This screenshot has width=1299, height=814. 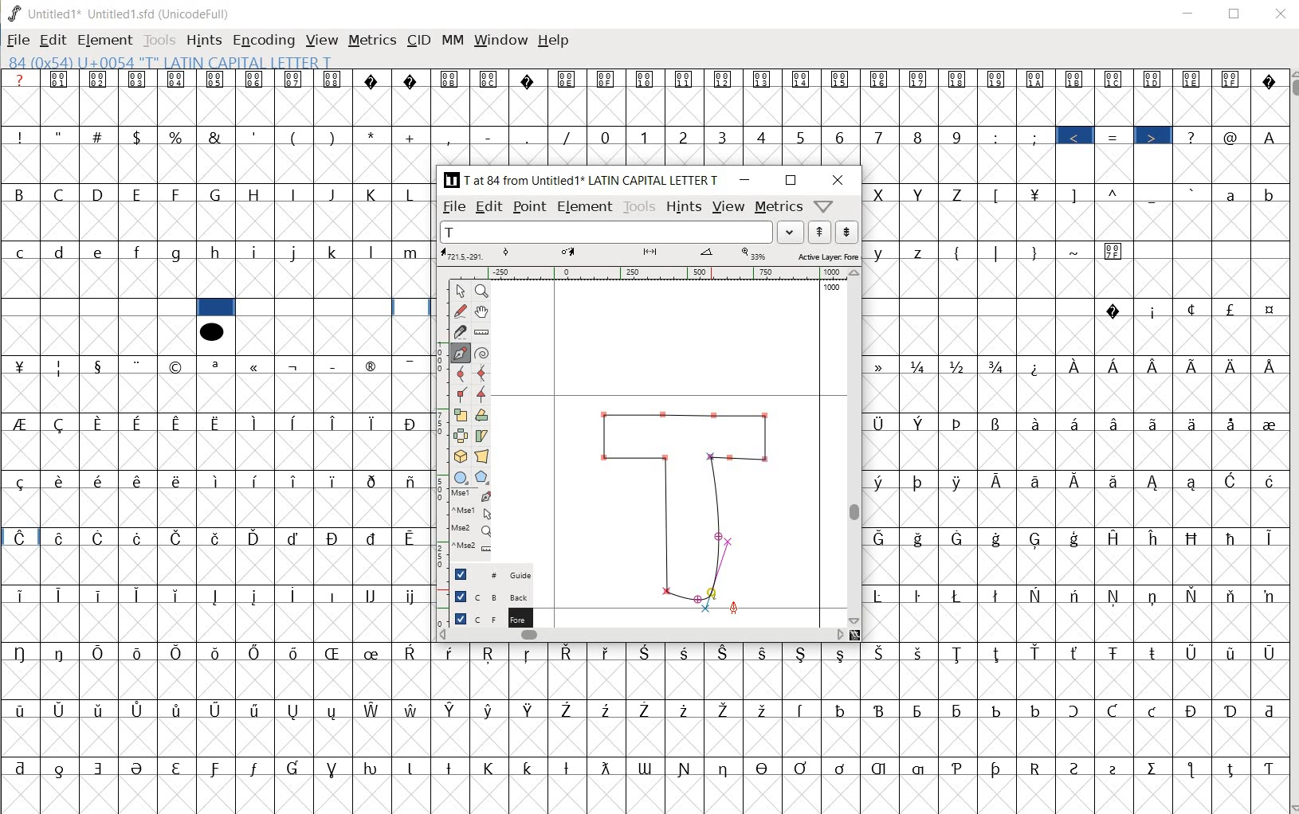 I want to click on Symbol, so click(x=803, y=79).